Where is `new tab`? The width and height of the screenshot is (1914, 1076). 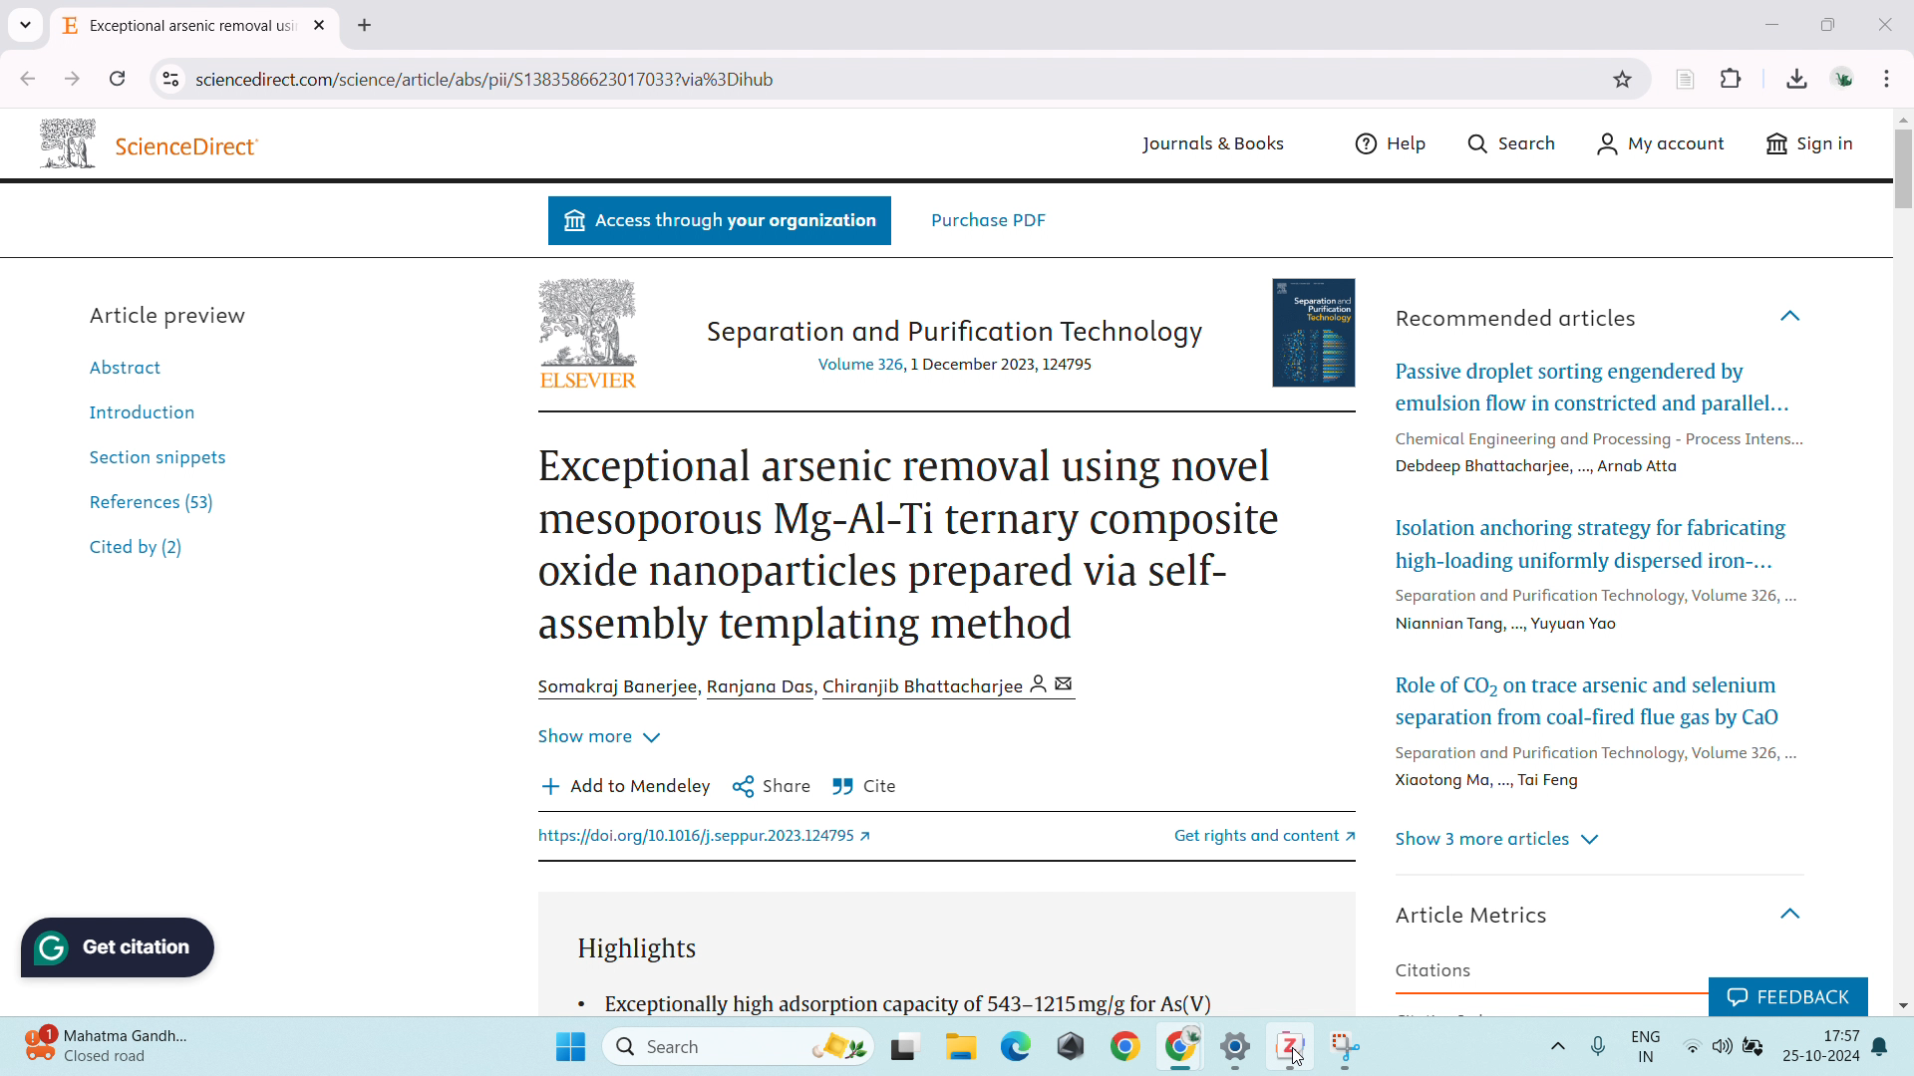 new tab is located at coordinates (365, 26).